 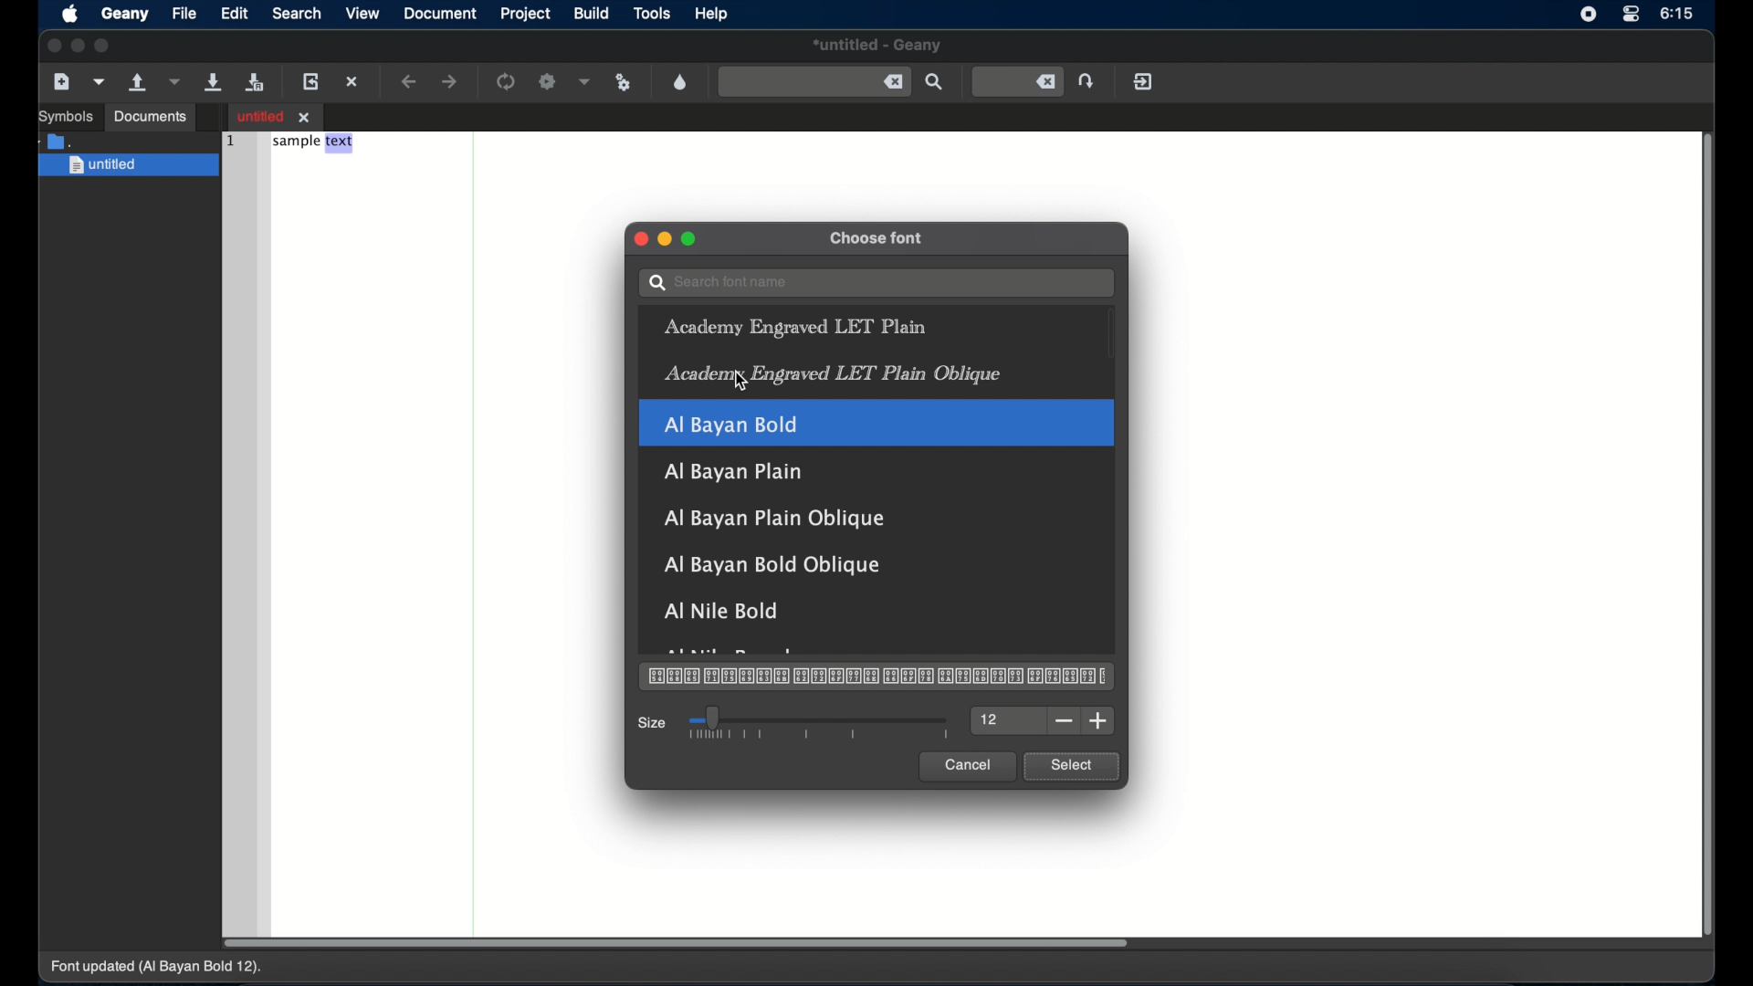 What do you see at coordinates (276, 116) in the screenshot?
I see `untitled file` at bounding box center [276, 116].